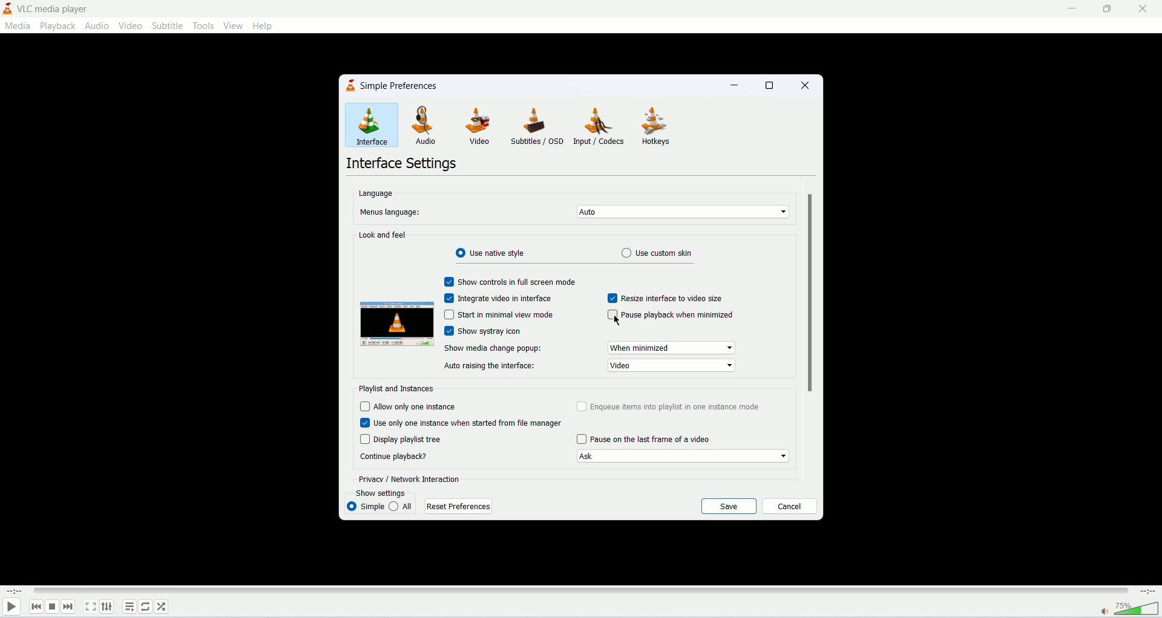 Image resolution: width=1162 pixels, height=618 pixels. I want to click on show controls in full screen, so click(516, 282).